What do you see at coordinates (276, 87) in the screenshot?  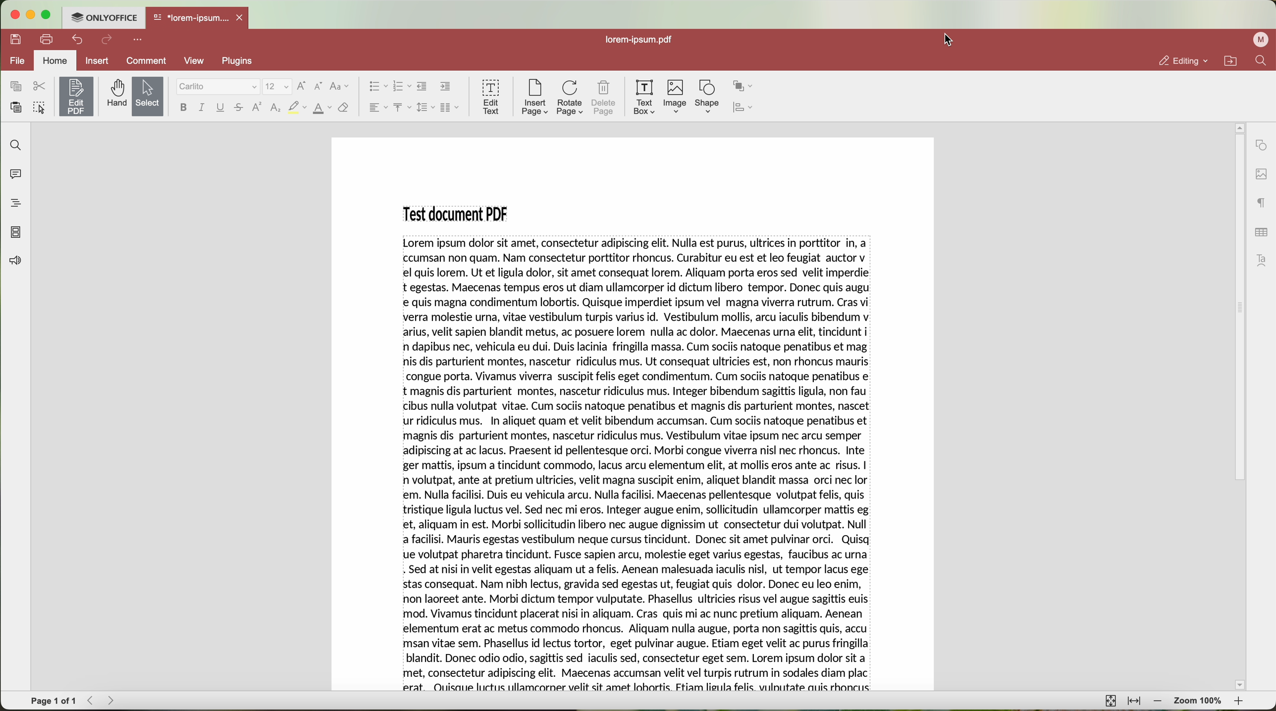 I see `size font` at bounding box center [276, 87].